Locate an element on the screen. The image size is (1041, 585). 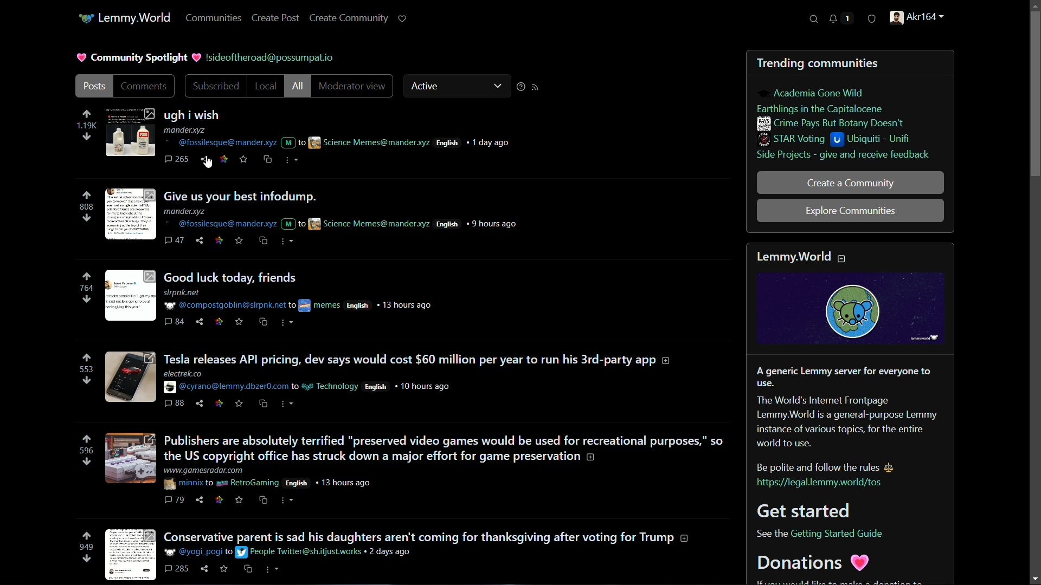
cross psot is located at coordinates (268, 160).